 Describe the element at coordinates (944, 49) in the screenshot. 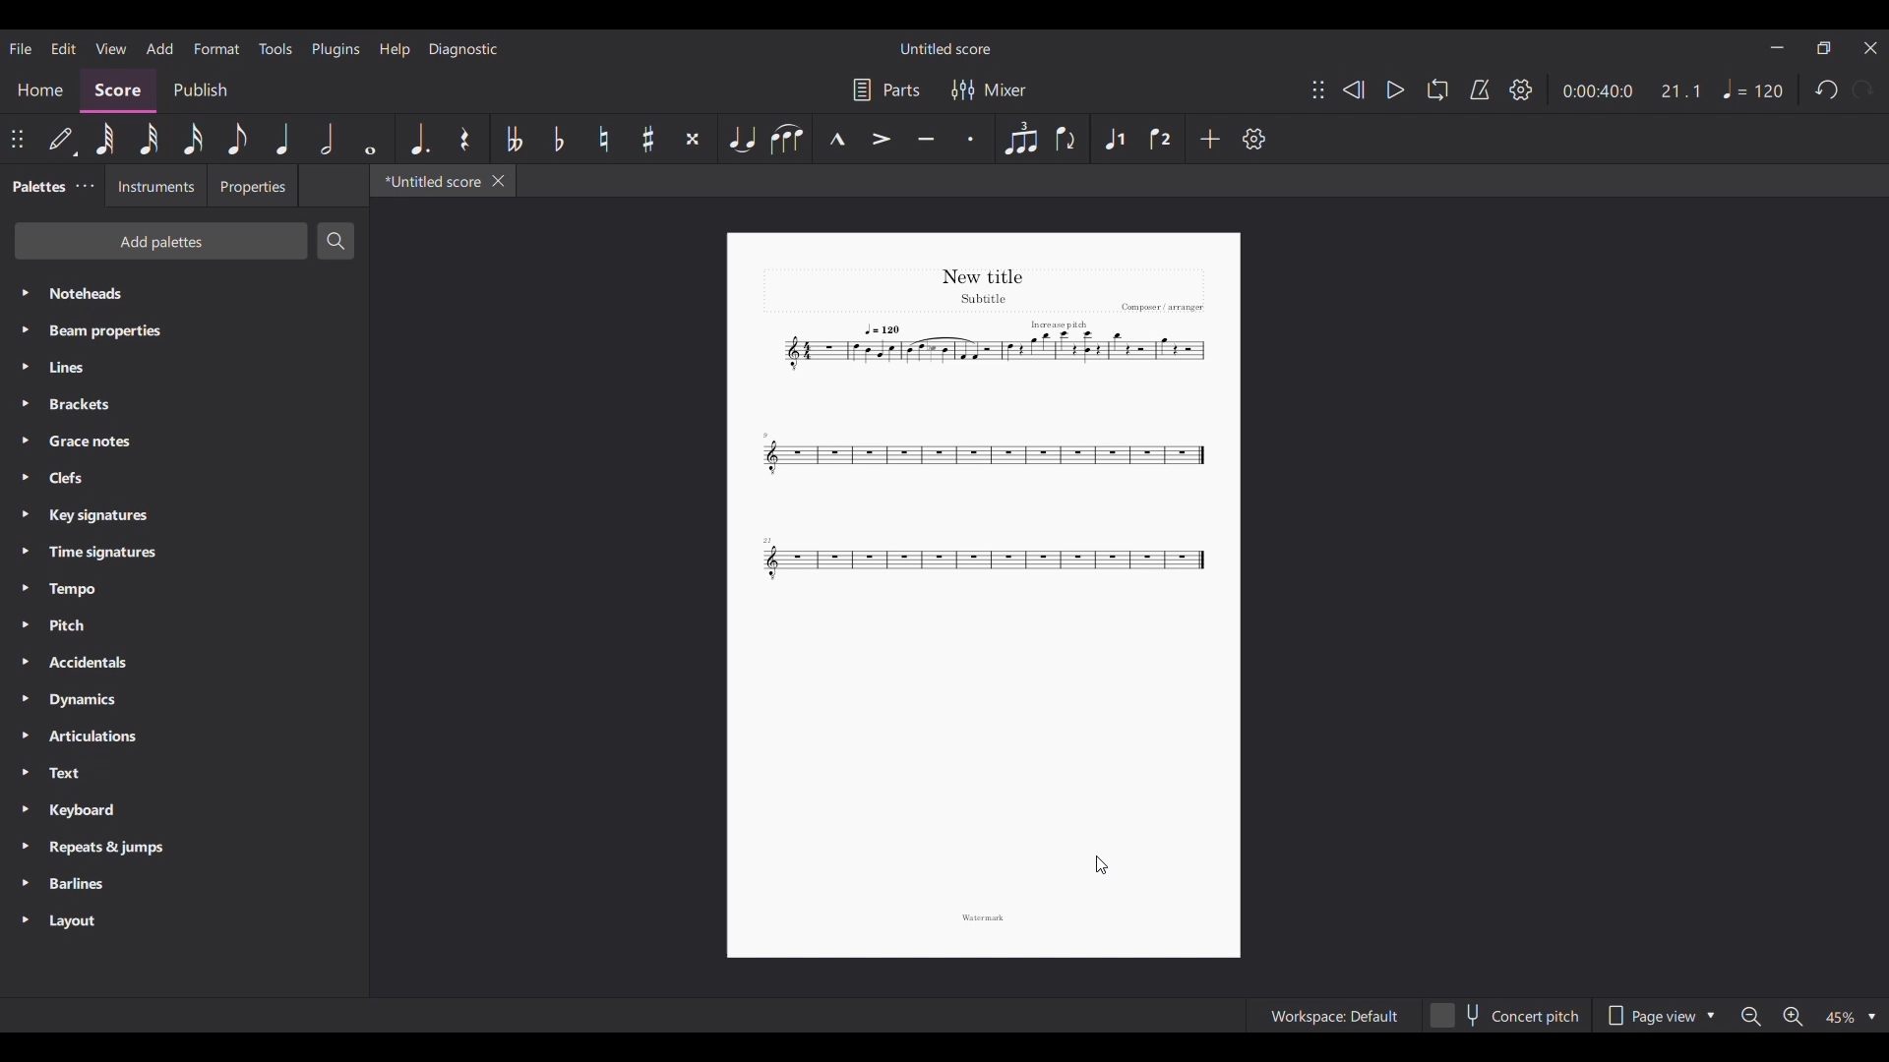

I see `Untitled score` at that location.